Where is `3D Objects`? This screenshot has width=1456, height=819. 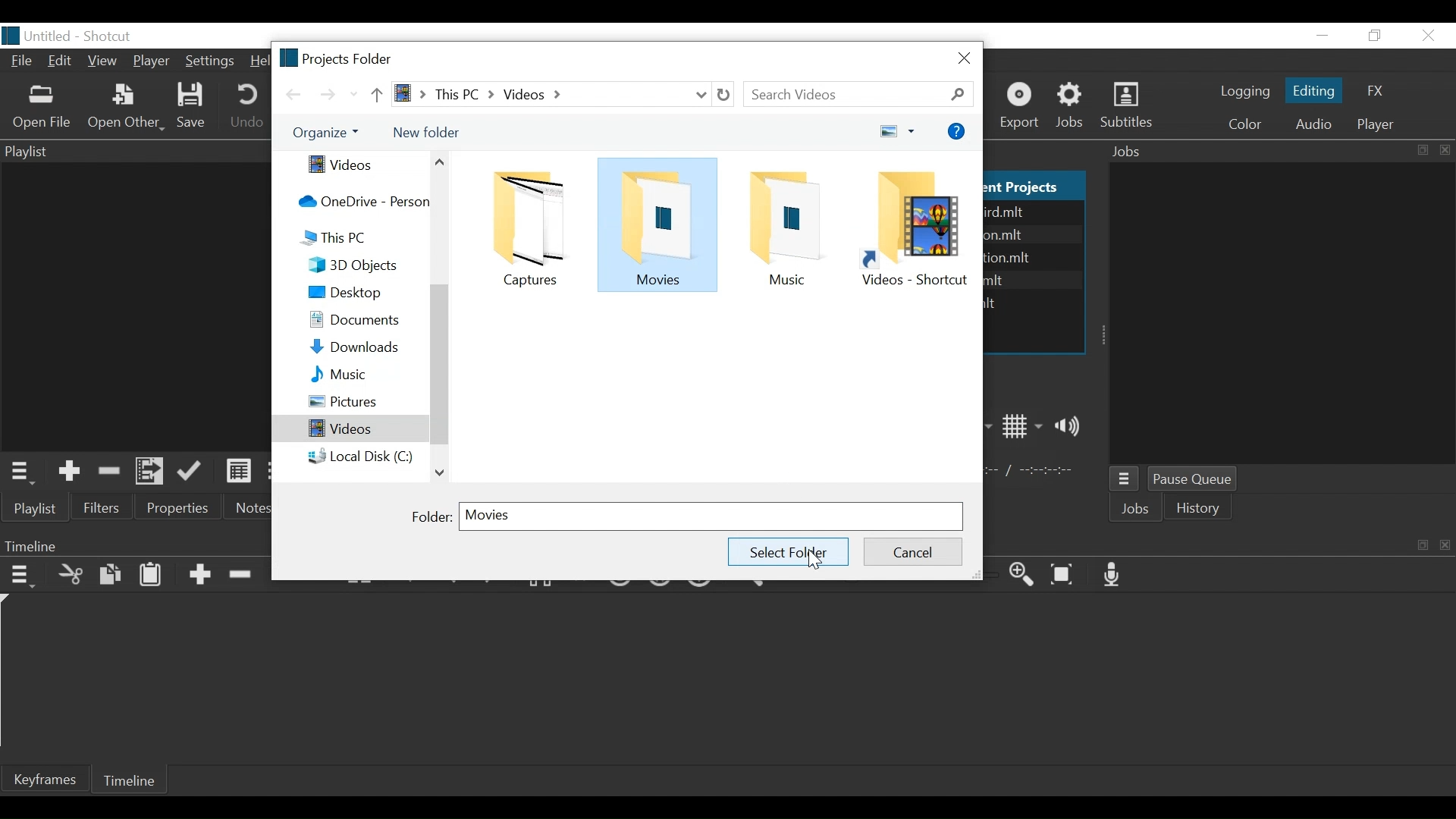 3D Objects is located at coordinates (362, 265).